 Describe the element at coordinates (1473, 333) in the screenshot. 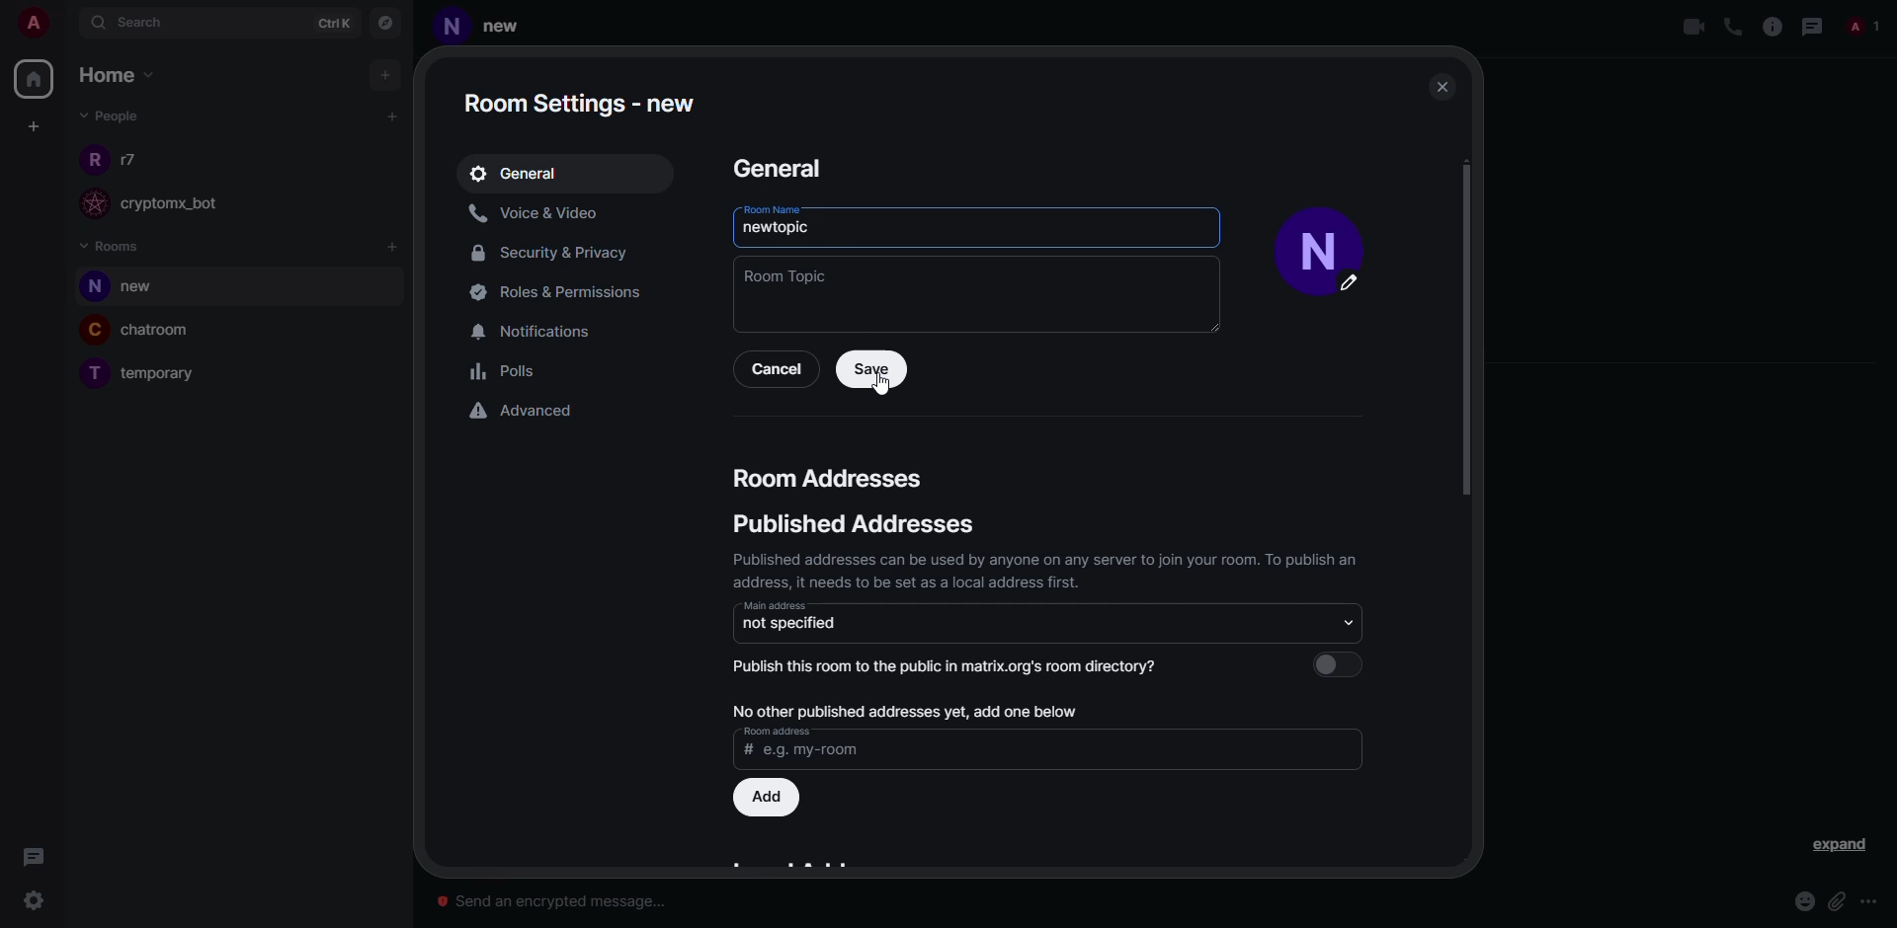

I see `scroll bar` at that location.